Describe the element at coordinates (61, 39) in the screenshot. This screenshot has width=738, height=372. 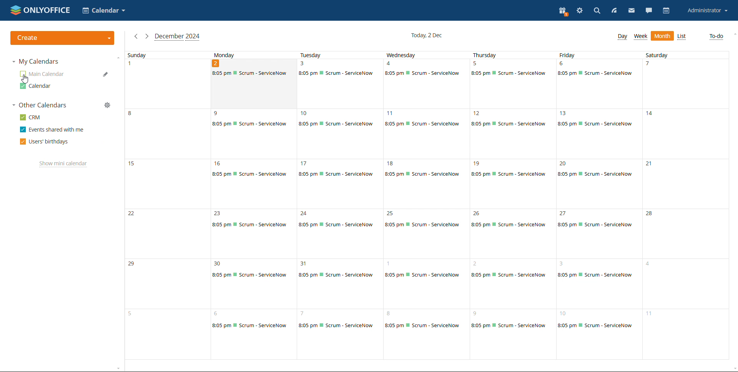
I see `create` at that location.